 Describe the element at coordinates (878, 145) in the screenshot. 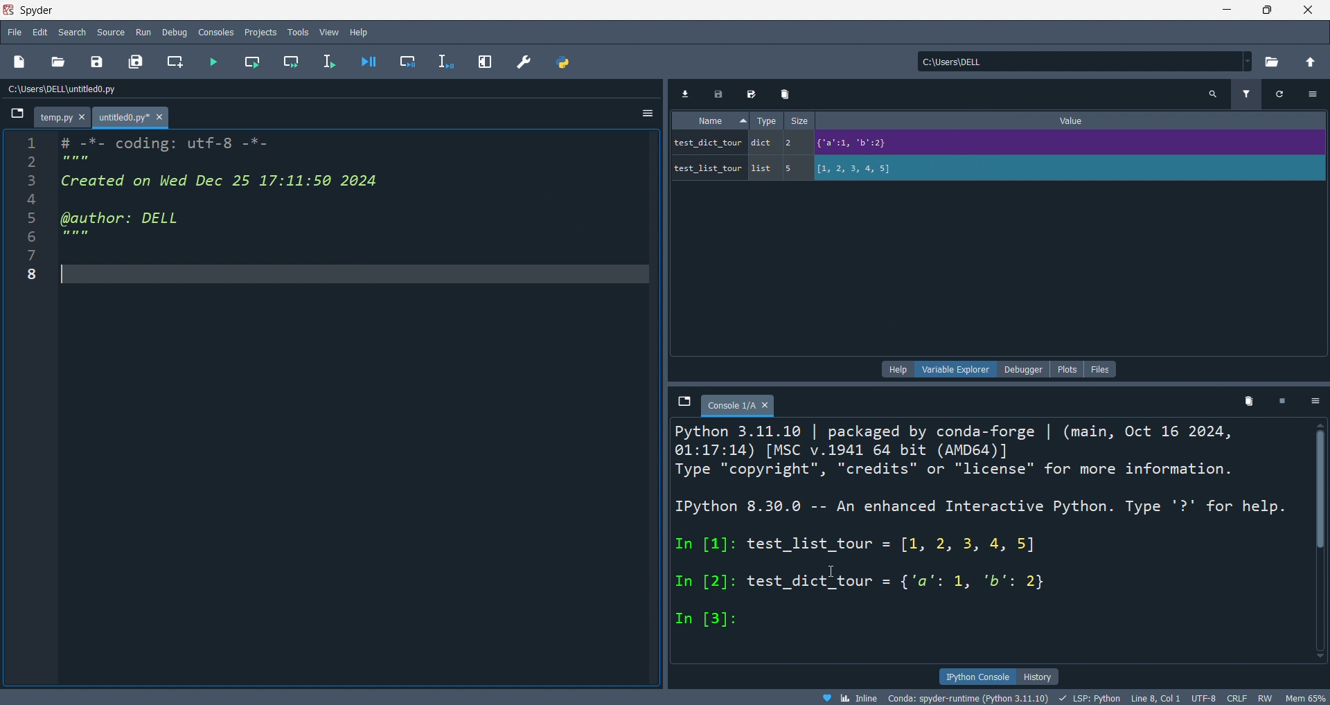

I see `test_dict_tour dict 2 = {'a':1, 'b":2}` at that location.